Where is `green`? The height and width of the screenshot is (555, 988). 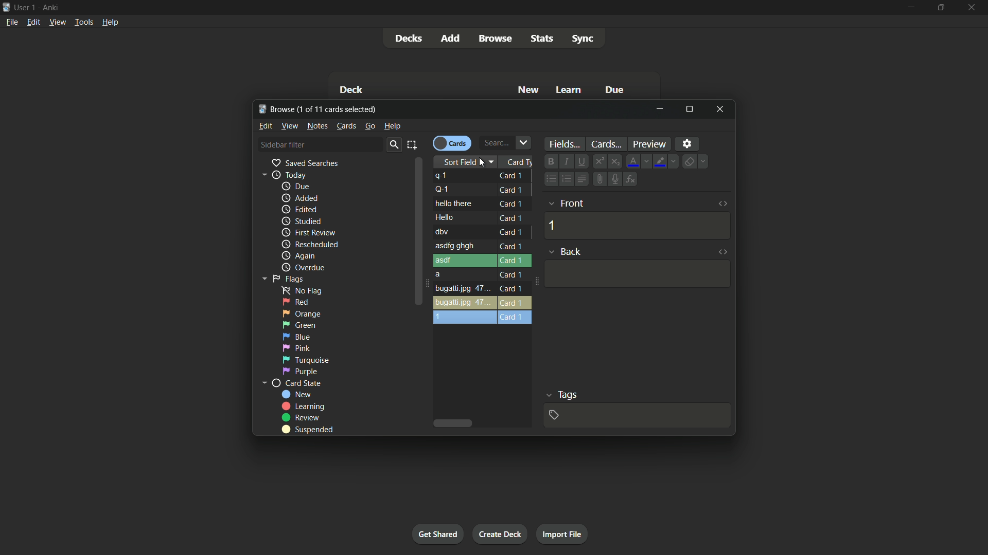 green is located at coordinates (302, 325).